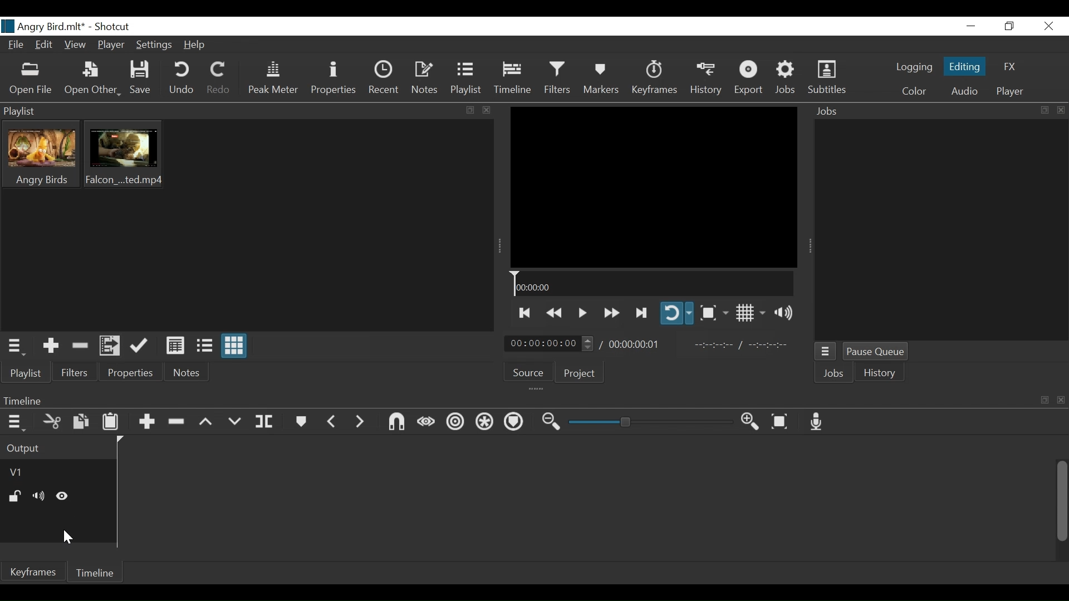  Describe the element at coordinates (780, 422) in the screenshot. I see `Zoom timeline to fit` at that location.